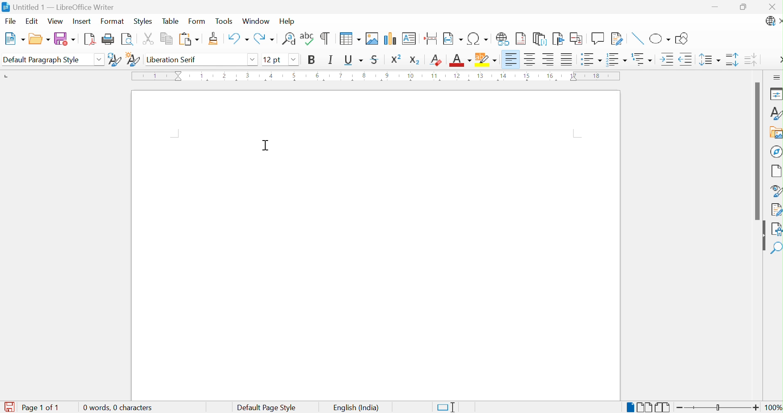  I want to click on Save, so click(64, 39).